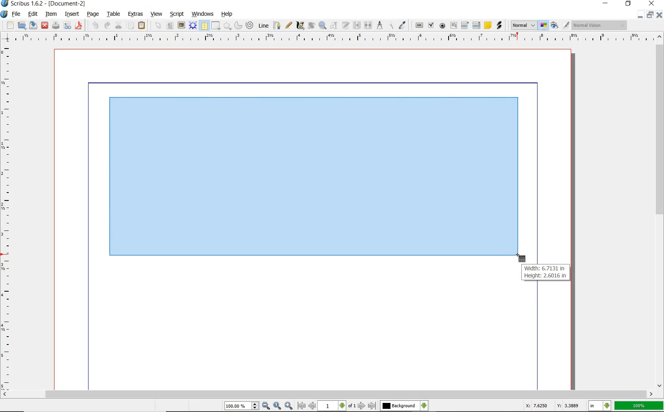 The image size is (664, 412). What do you see at coordinates (7, 217) in the screenshot?
I see `ruler` at bounding box center [7, 217].